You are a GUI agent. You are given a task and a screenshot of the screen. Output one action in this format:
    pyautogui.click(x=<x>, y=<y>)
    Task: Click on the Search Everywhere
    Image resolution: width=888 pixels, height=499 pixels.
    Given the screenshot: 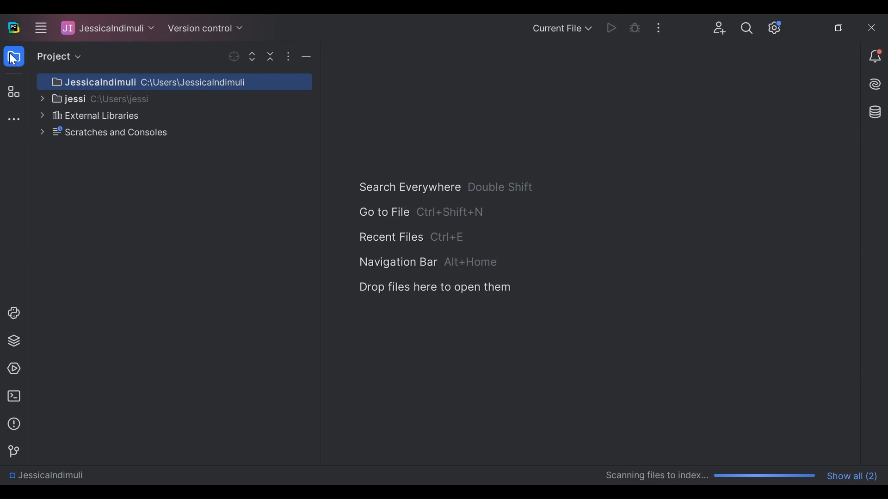 What is the action you would take?
    pyautogui.click(x=444, y=186)
    